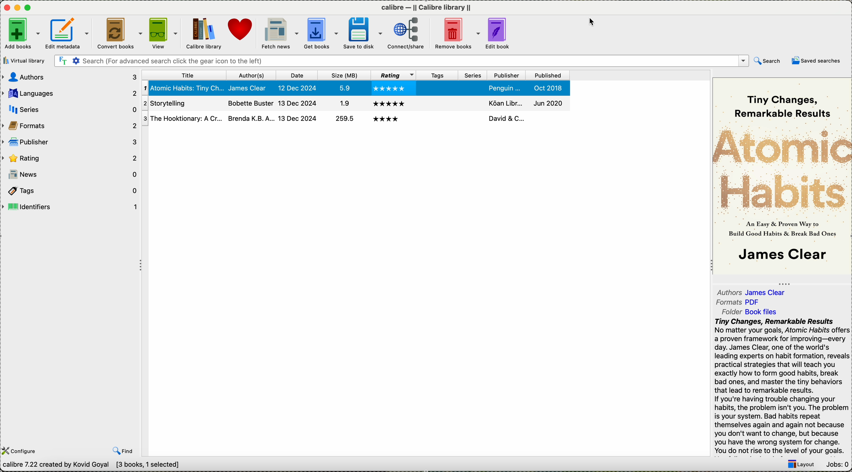  Describe the element at coordinates (506, 74) in the screenshot. I see `publisher` at that location.